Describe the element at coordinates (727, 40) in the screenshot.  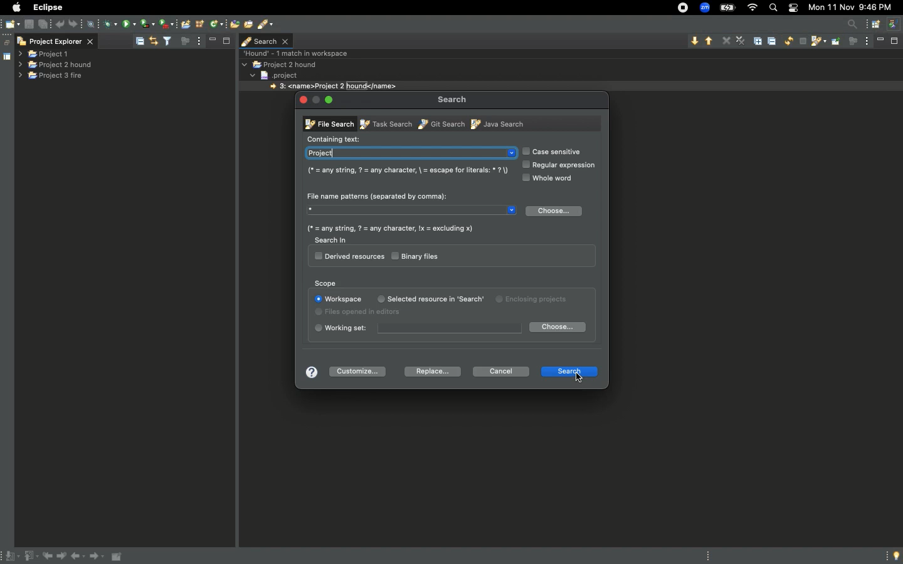
I see `Remove selected matches` at that location.